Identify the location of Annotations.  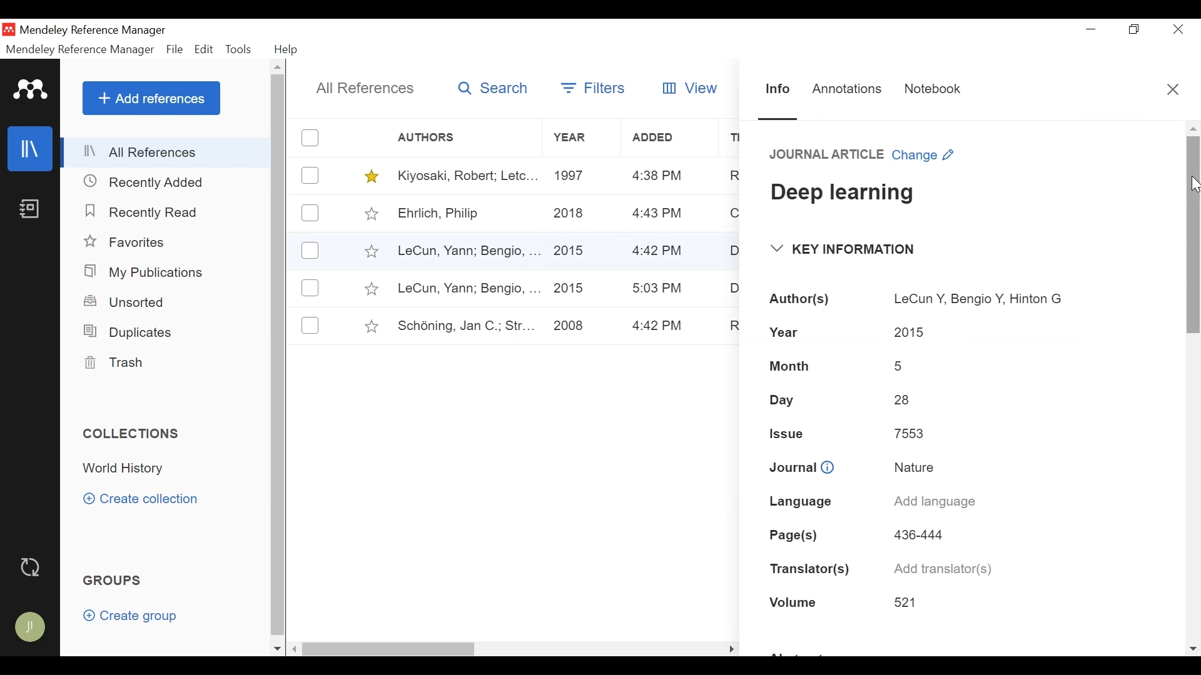
(848, 89).